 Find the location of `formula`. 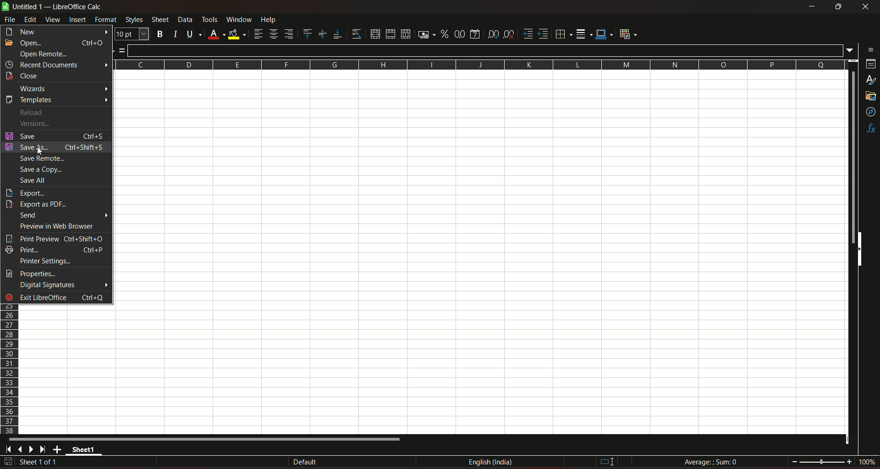

formula is located at coordinates (122, 52).